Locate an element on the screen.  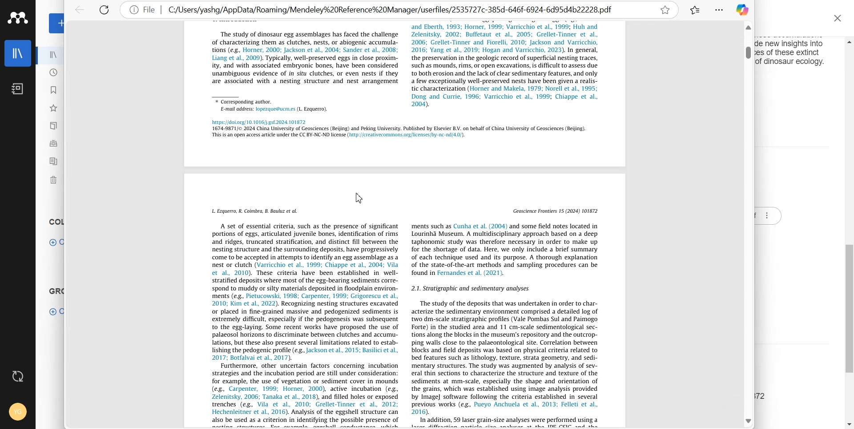
All References is located at coordinates (52, 55).